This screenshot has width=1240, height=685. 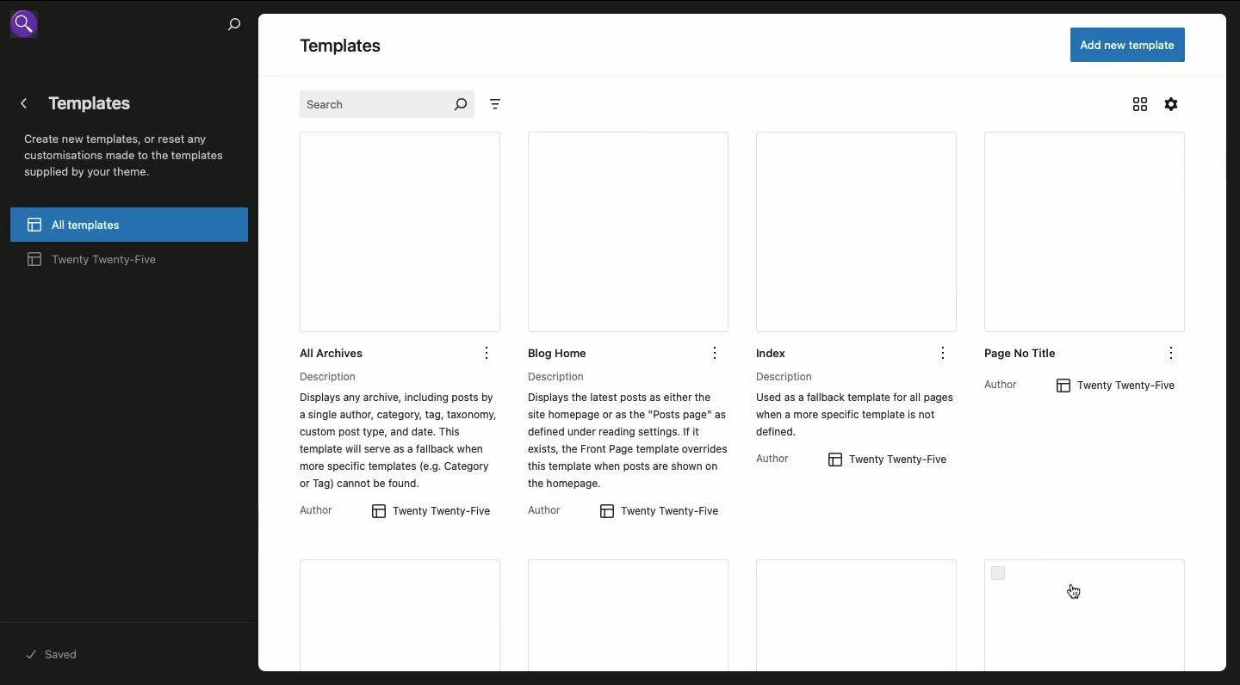 I want to click on All archives, so click(x=353, y=246).